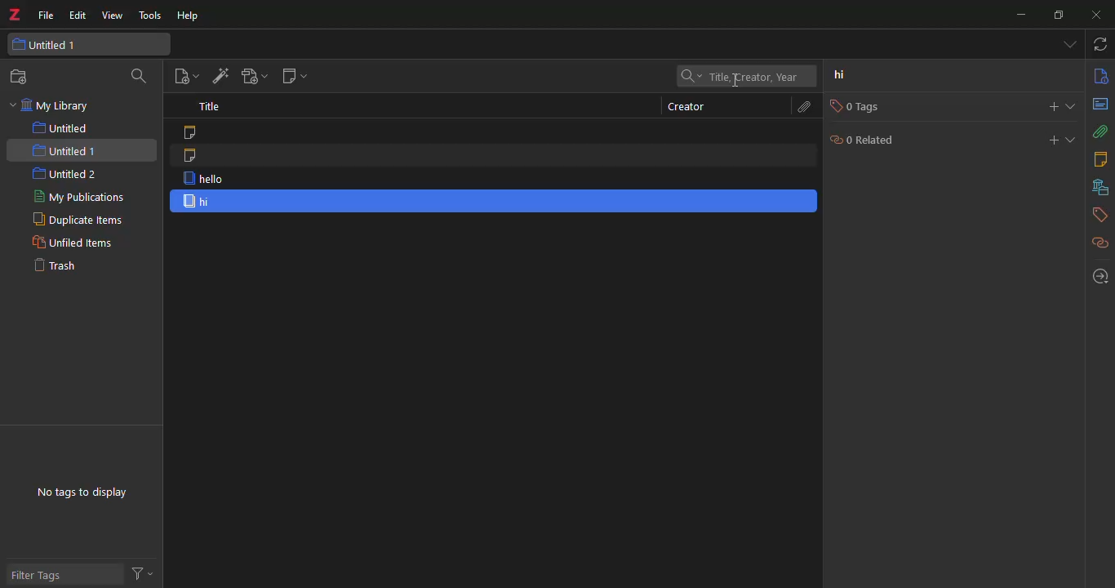 Image resolution: width=1115 pixels, height=588 pixels. I want to click on close, so click(1099, 13).